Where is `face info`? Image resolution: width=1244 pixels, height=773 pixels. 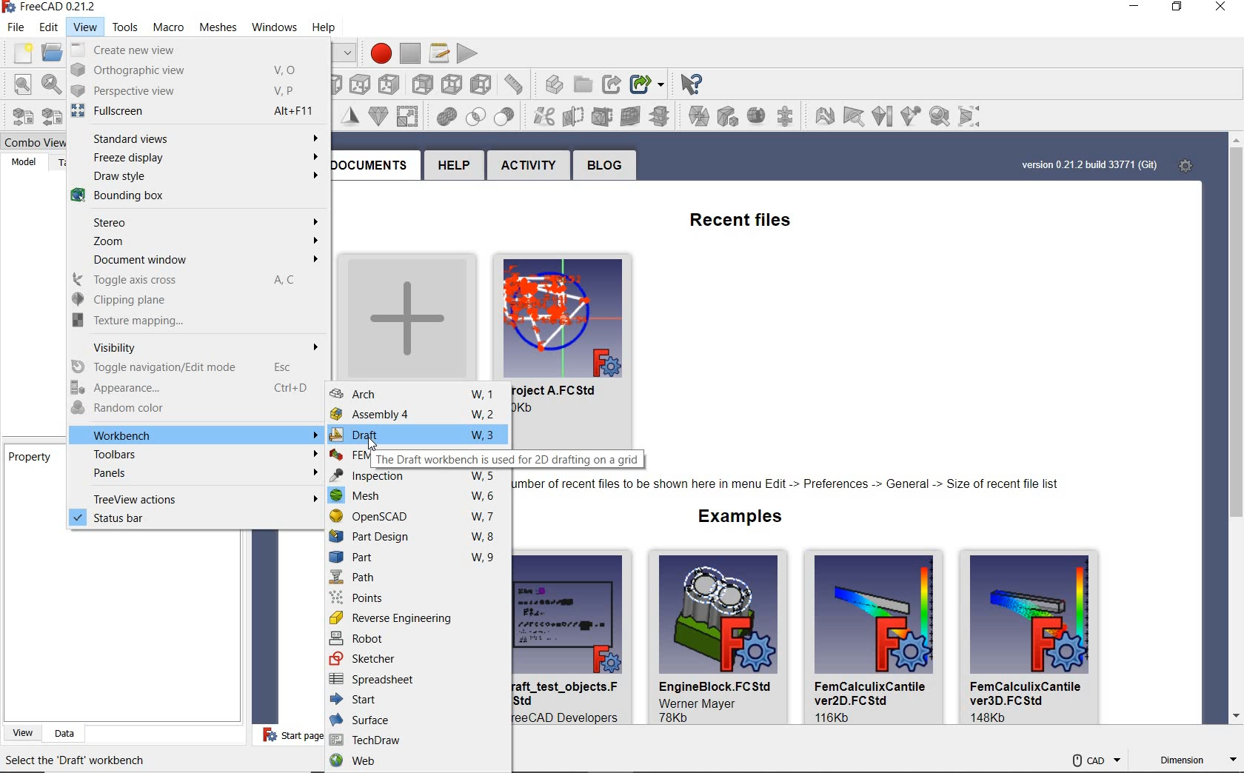 face info is located at coordinates (852, 115).